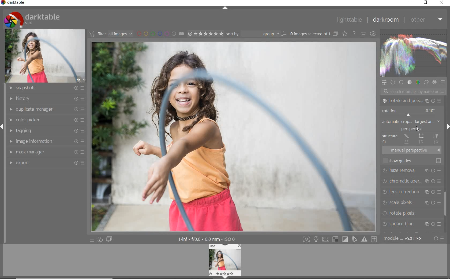 The height and width of the screenshot is (279, 450). I want to click on SHOW GUIDES, so click(413, 161).